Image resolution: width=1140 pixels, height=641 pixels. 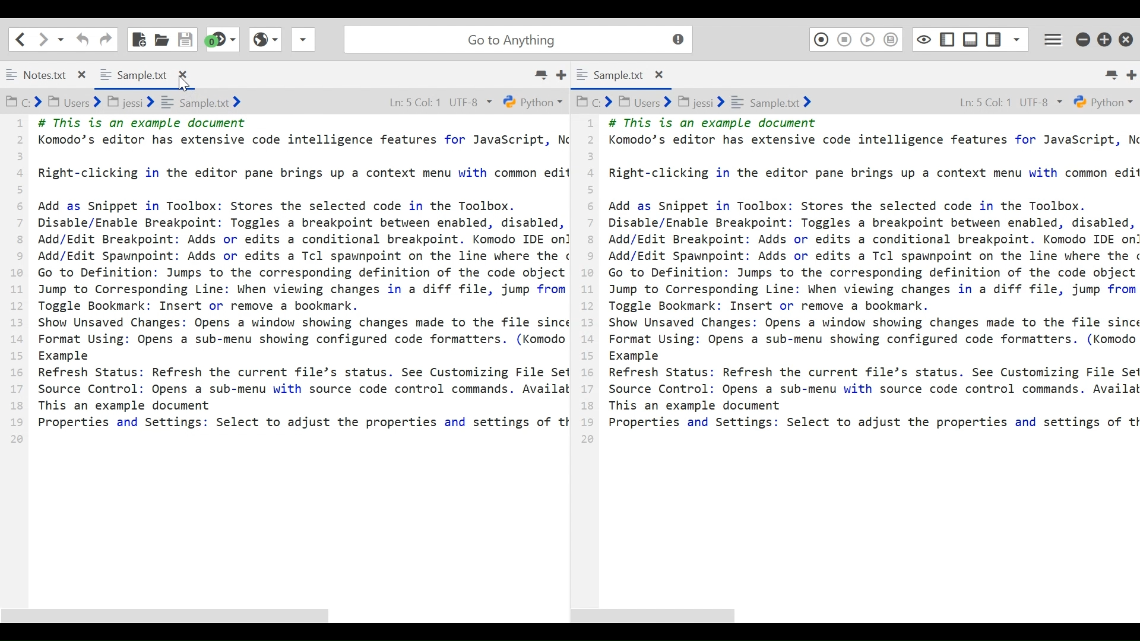 I want to click on Redo, so click(x=106, y=39).